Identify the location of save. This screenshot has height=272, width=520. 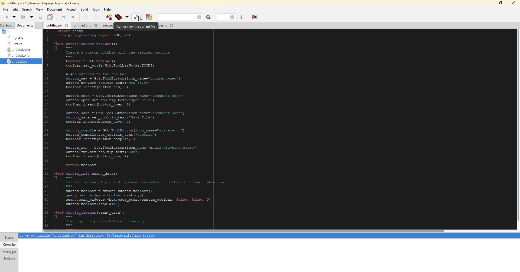
(51, 17).